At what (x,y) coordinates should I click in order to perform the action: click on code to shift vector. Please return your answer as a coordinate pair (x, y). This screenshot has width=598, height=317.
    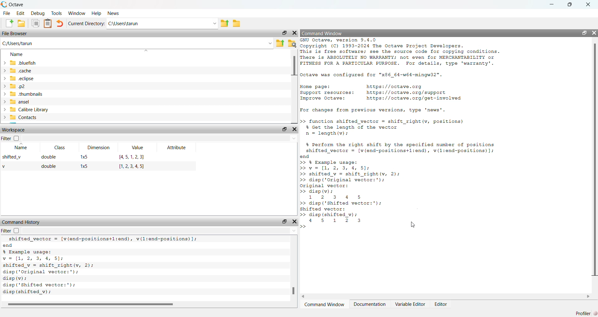
    Looking at the image, I should click on (354, 206).